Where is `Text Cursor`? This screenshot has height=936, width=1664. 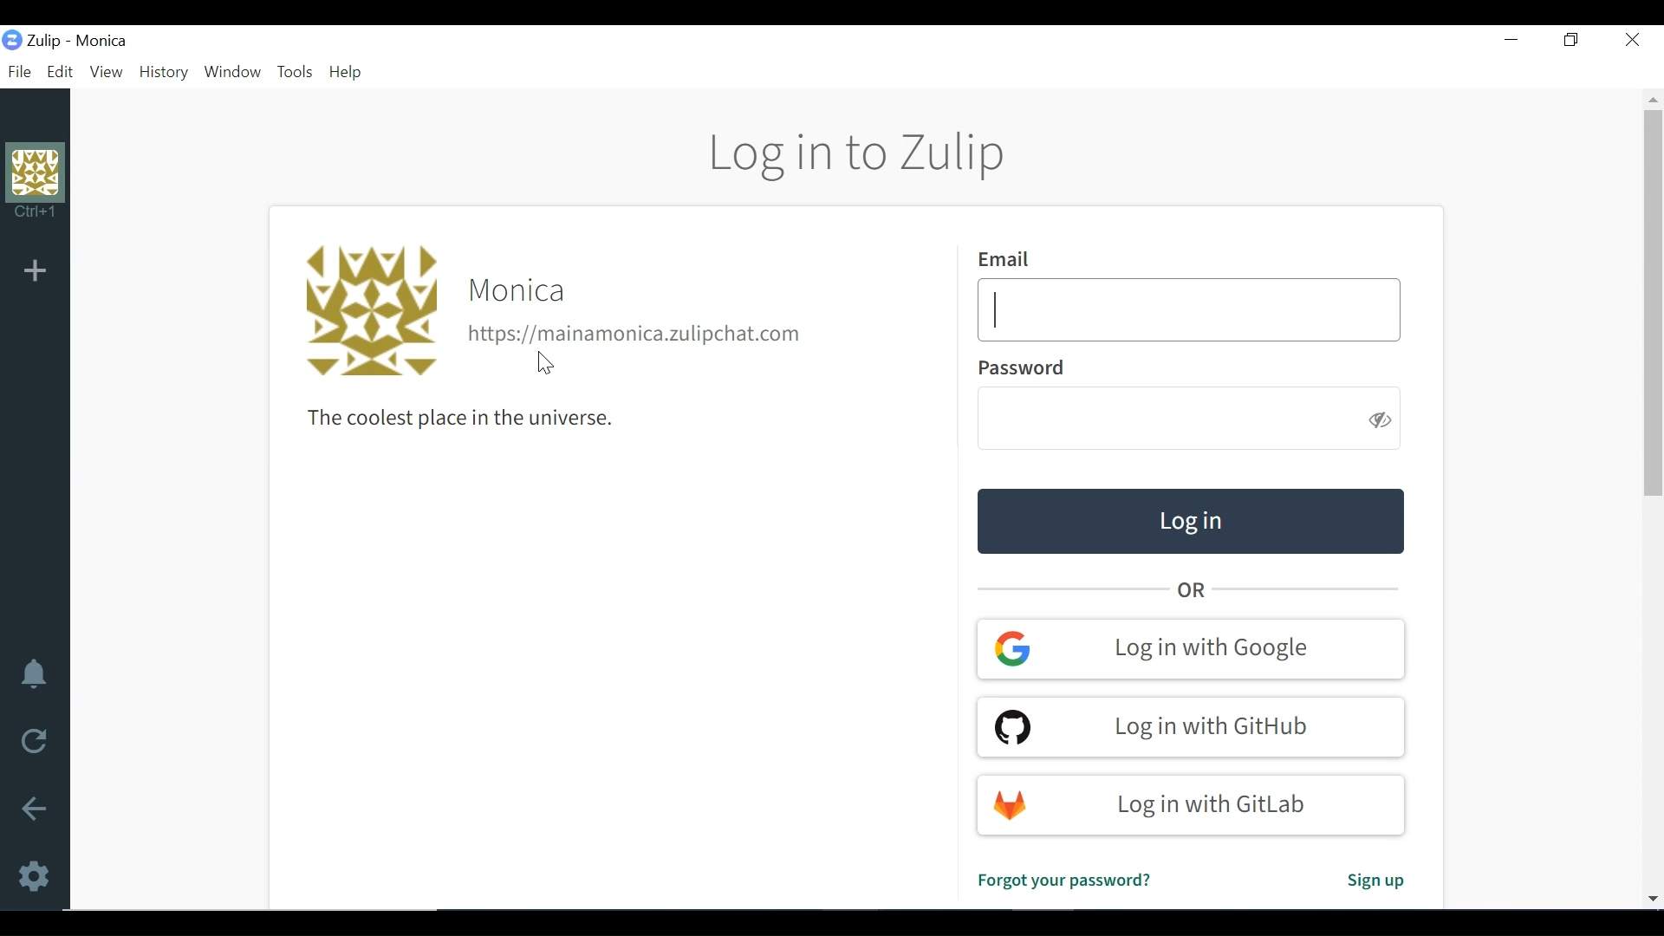 Text Cursor is located at coordinates (1001, 311).